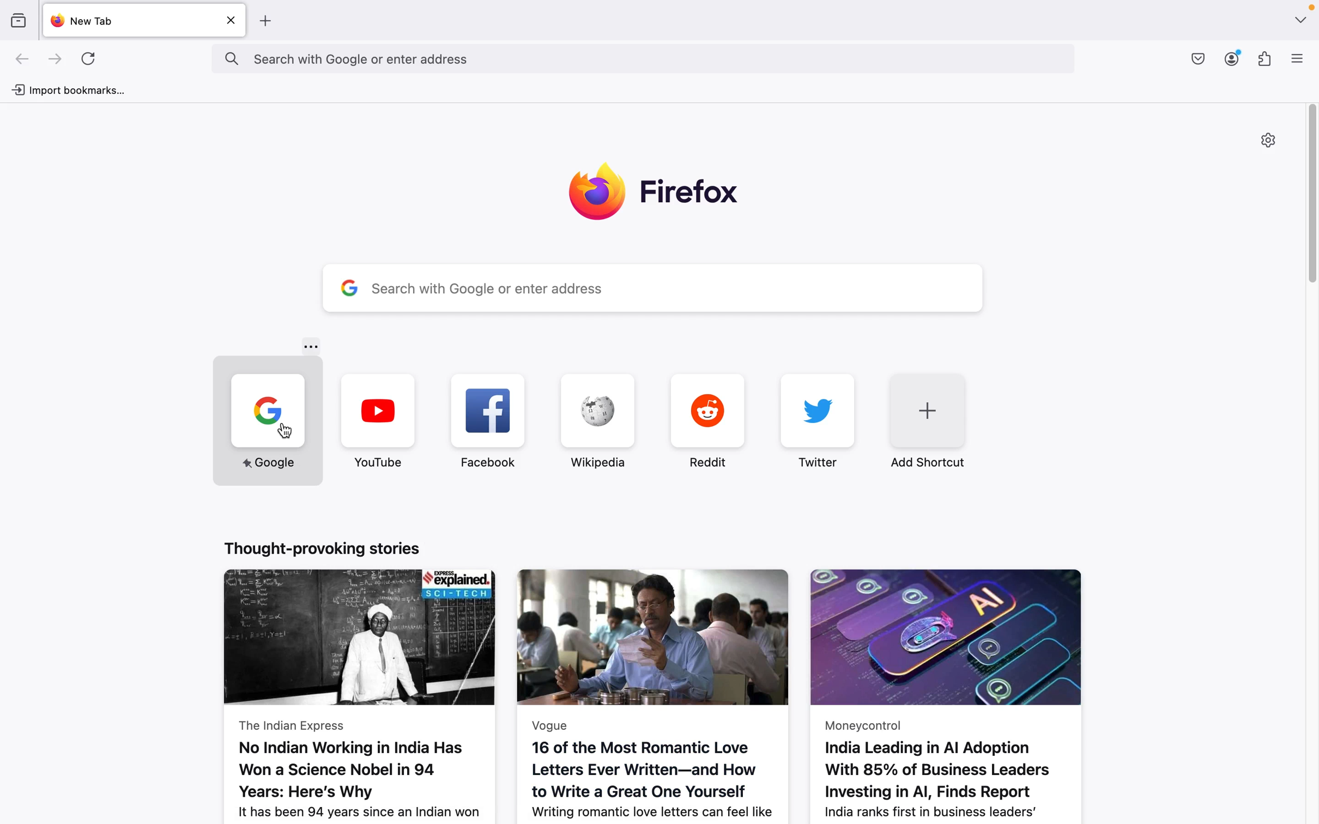 The image size is (1319, 824). What do you see at coordinates (814, 423) in the screenshot?
I see `twitter` at bounding box center [814, 423].